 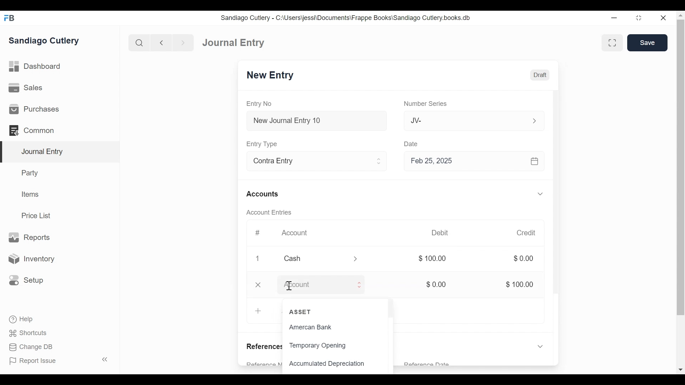 I want to click on Setup, so click(x=26, y=279).